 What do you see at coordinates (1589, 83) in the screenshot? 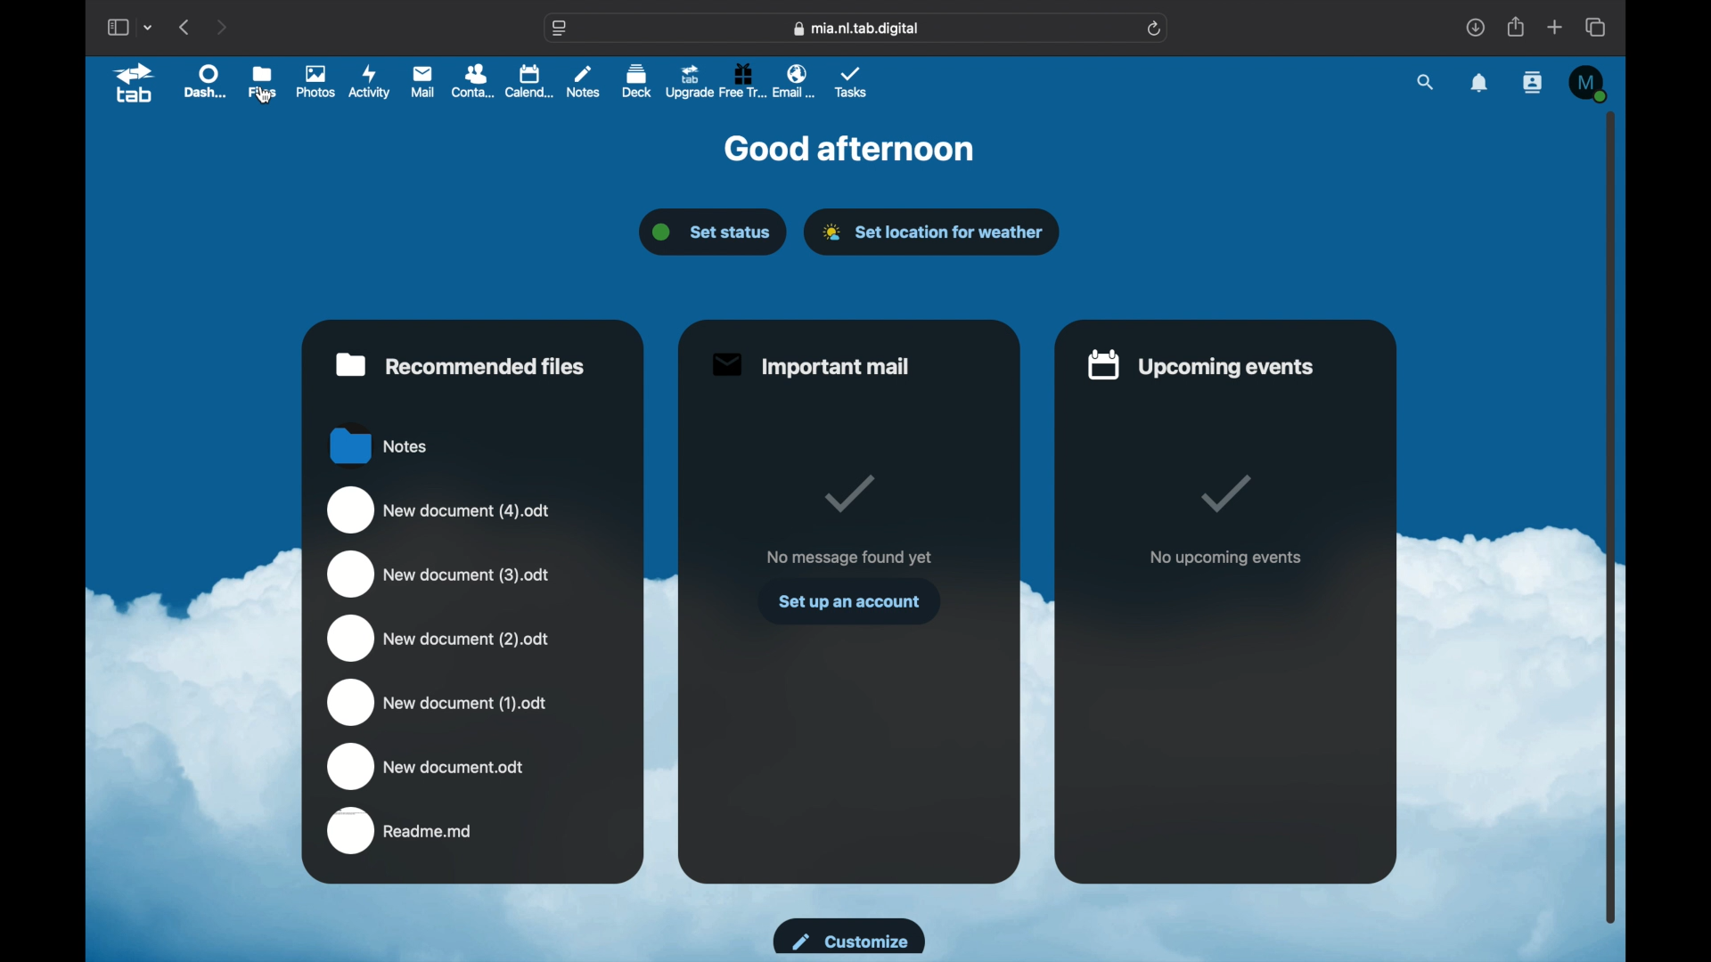
I see `M` at bounding box center [1589, 83].